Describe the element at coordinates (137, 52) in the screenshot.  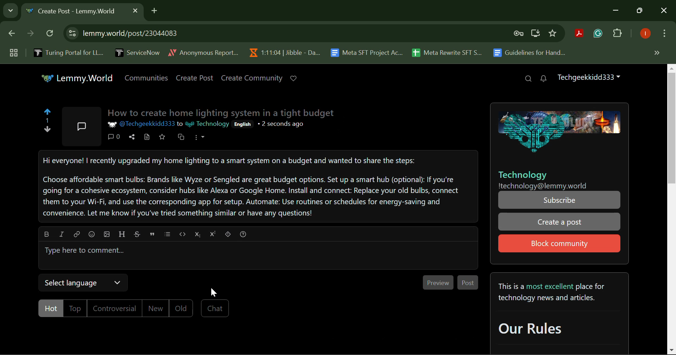
I see `ServiceNow` at that location.